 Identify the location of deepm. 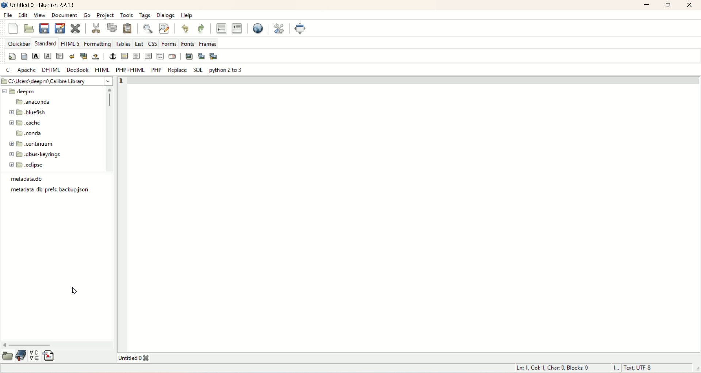
(20, 92).